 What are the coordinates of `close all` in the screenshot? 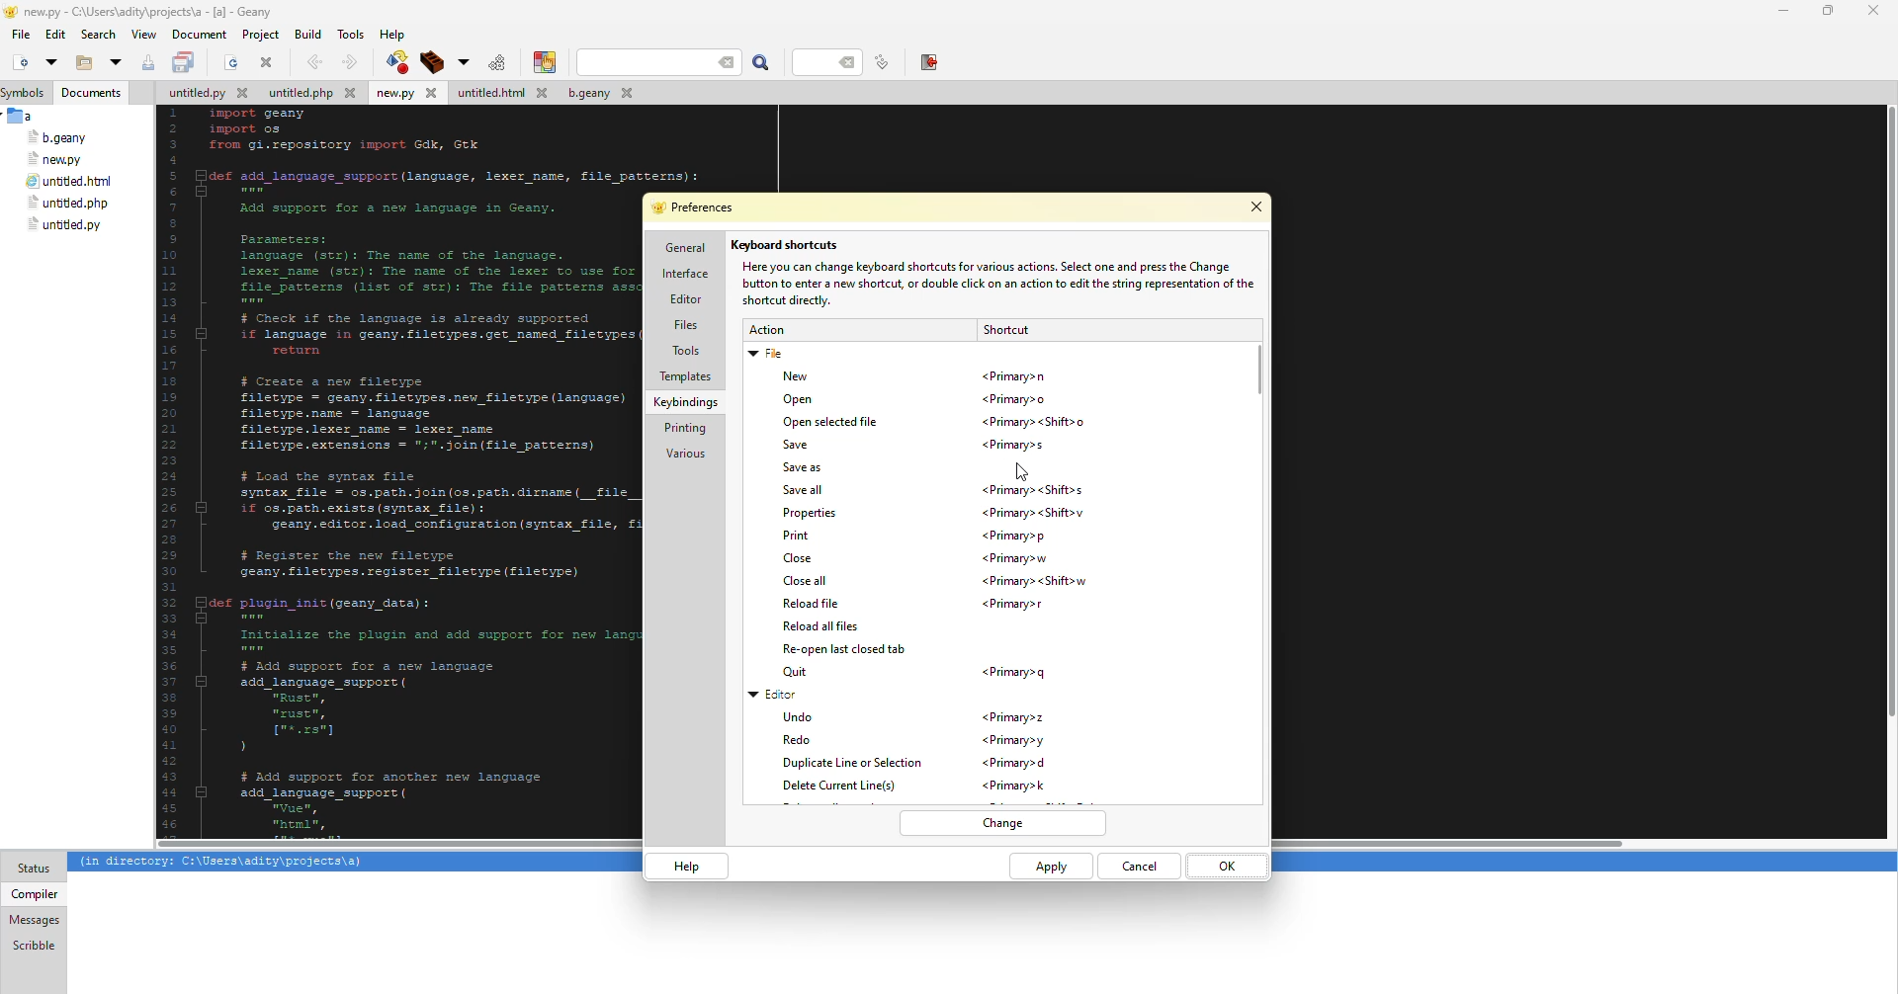 It's located at (804, 583).